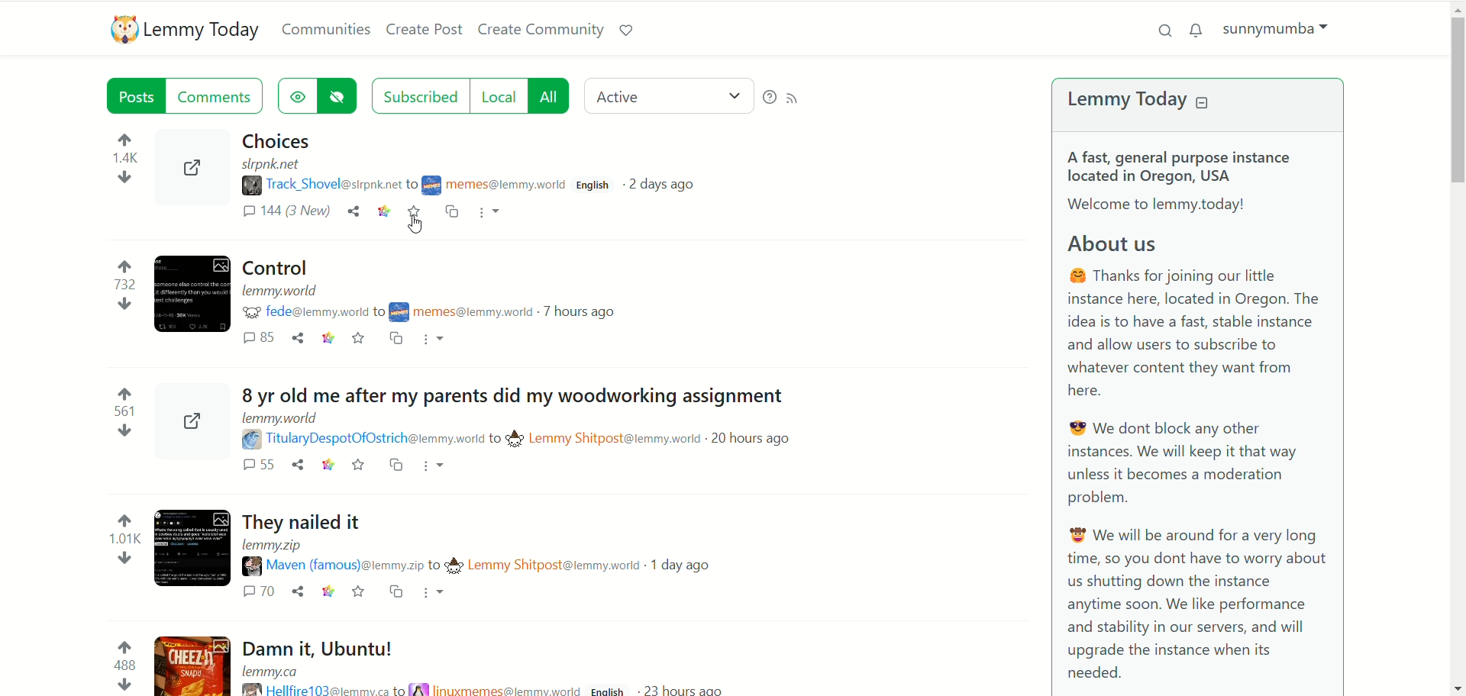  Describe the element at coordinates (218, 98) in the screenshot. I see `comments` at that location.